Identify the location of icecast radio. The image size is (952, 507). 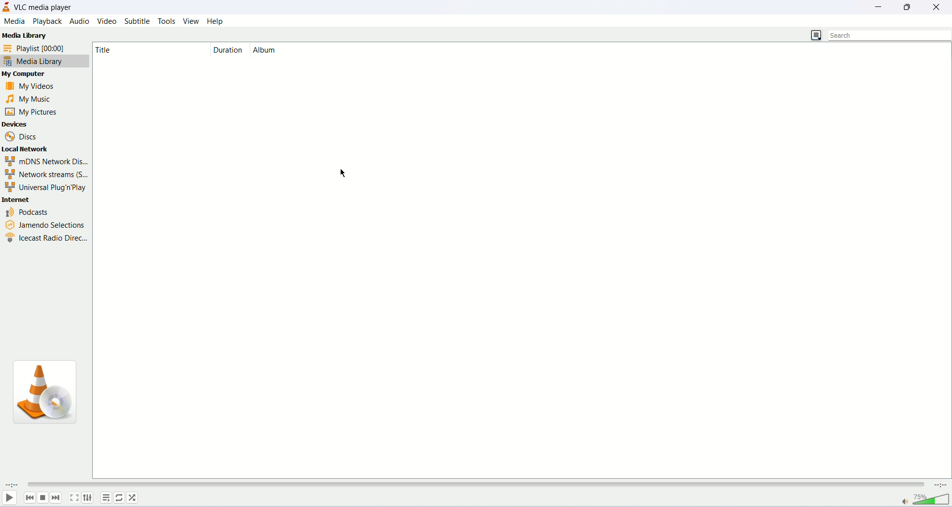
(44, 240).